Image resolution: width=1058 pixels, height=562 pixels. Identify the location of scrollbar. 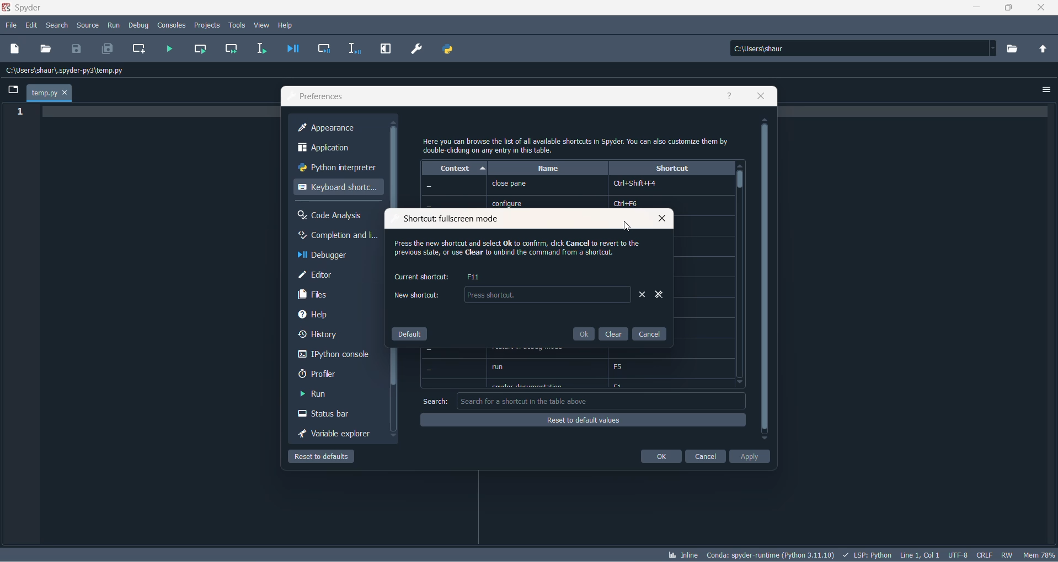
(764, 279).